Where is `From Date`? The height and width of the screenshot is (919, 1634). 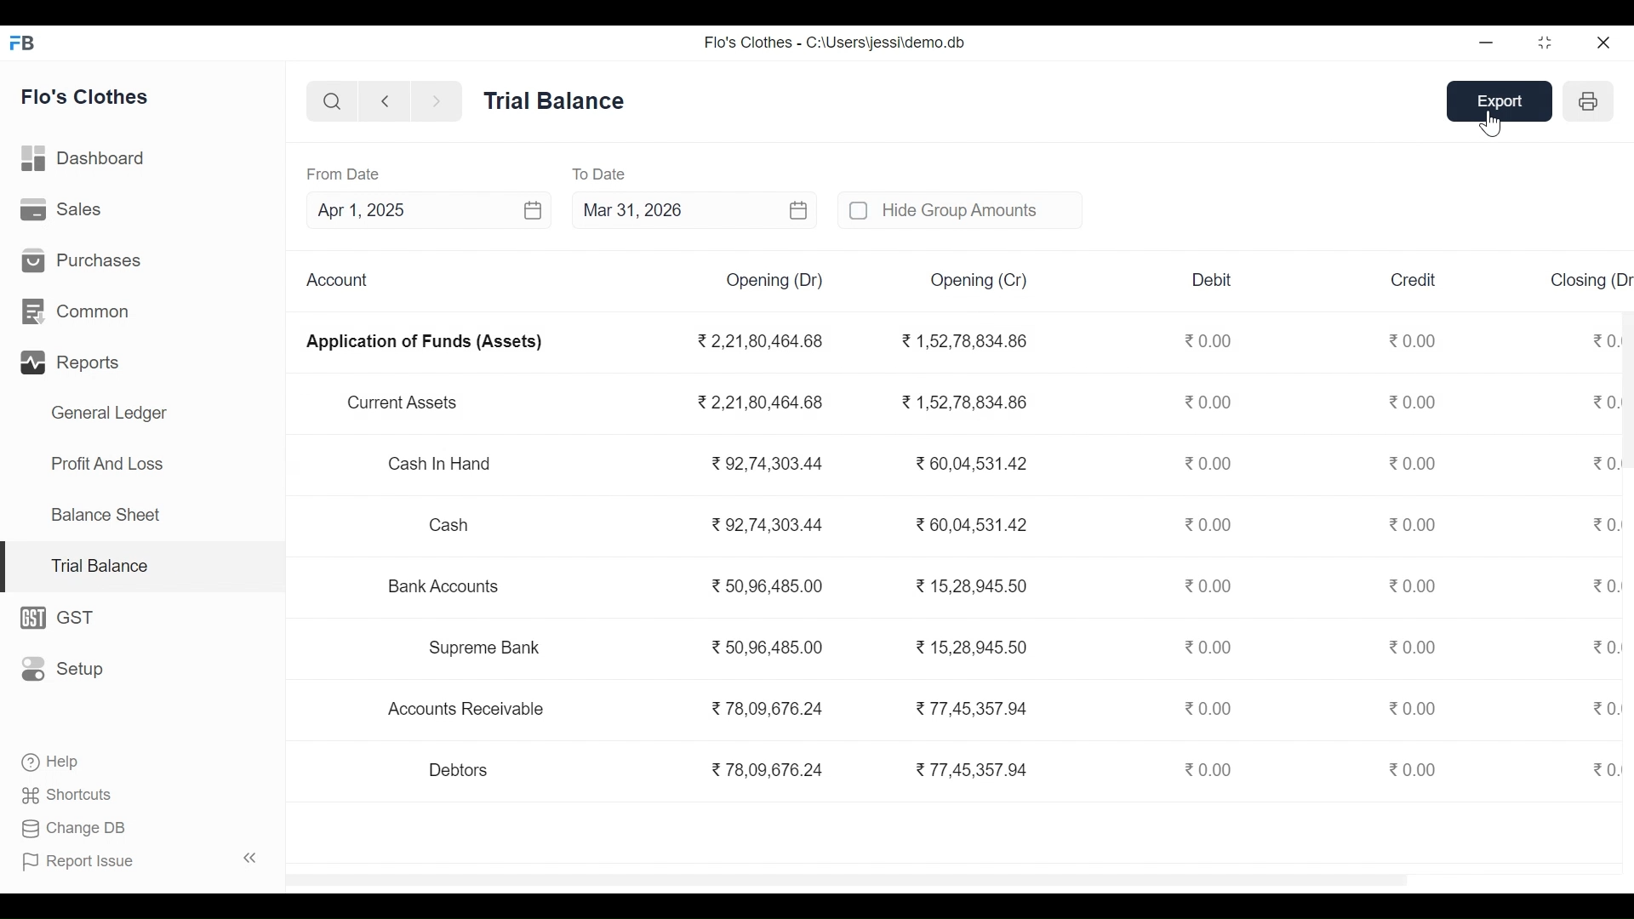 From Date is located at coordinates (343, 174).